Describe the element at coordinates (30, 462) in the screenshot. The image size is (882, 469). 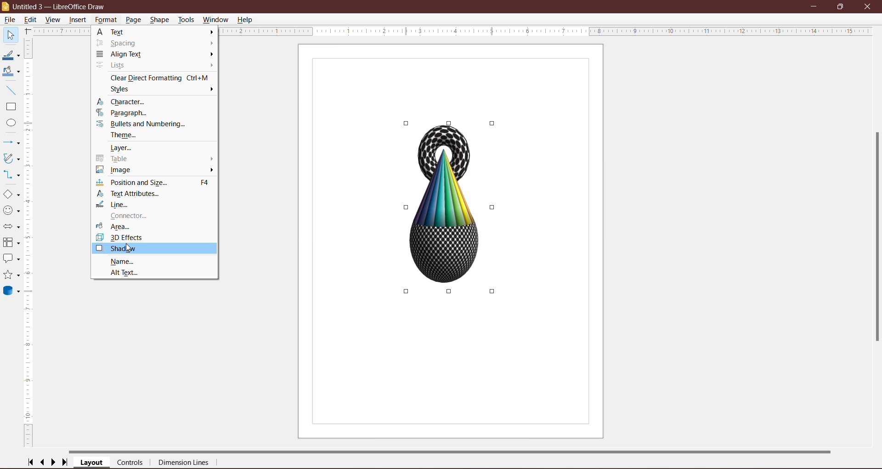
I see `` at that location.